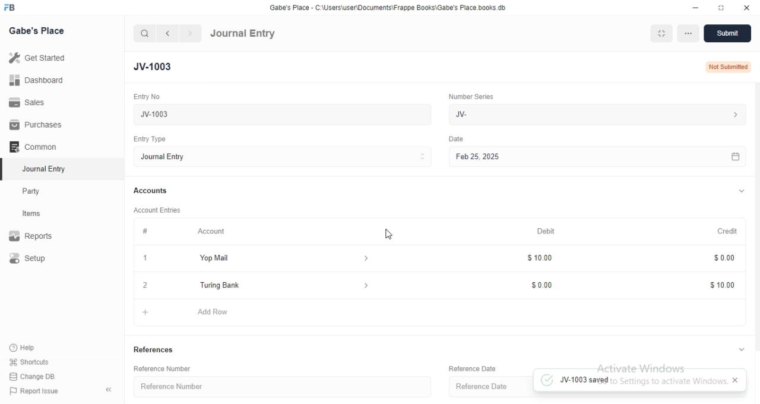 The height and width of the screenshot is (404, 760). I want to click on Reference Date, so click(489, 385).